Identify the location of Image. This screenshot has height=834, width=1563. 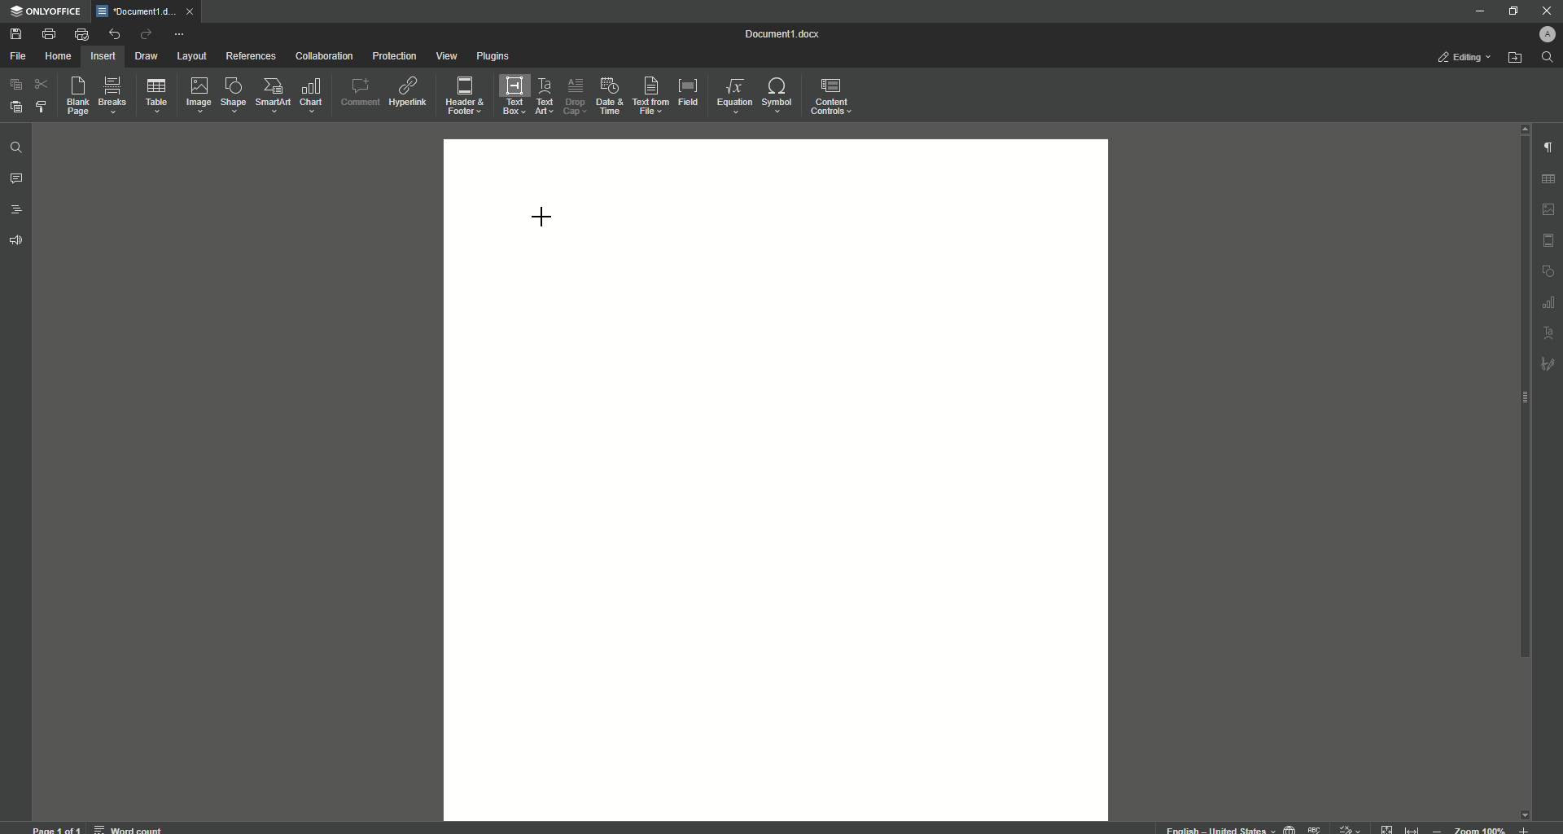
(197, 94).